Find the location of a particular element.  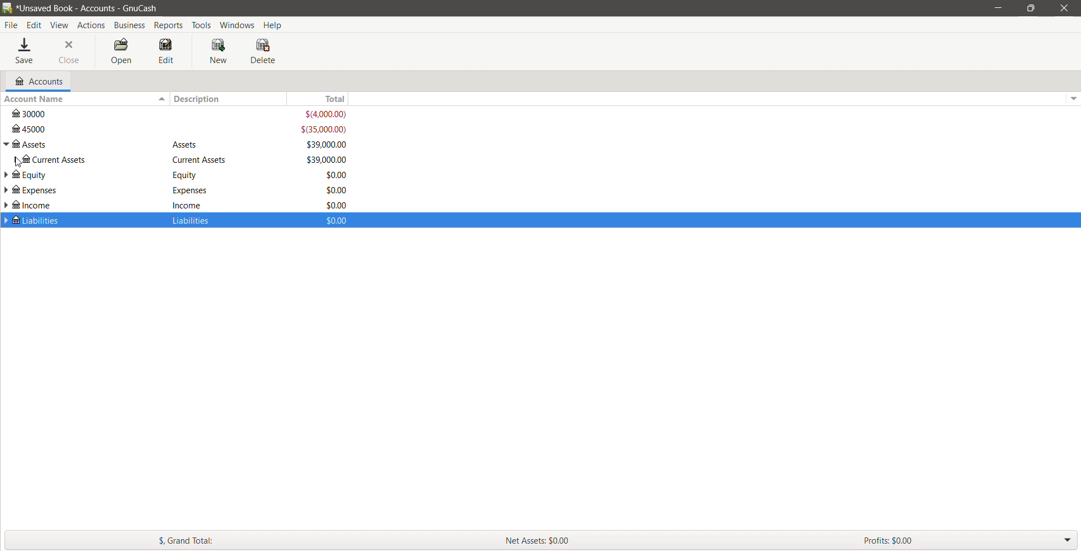

45000 is located at coordinates (85, 128).